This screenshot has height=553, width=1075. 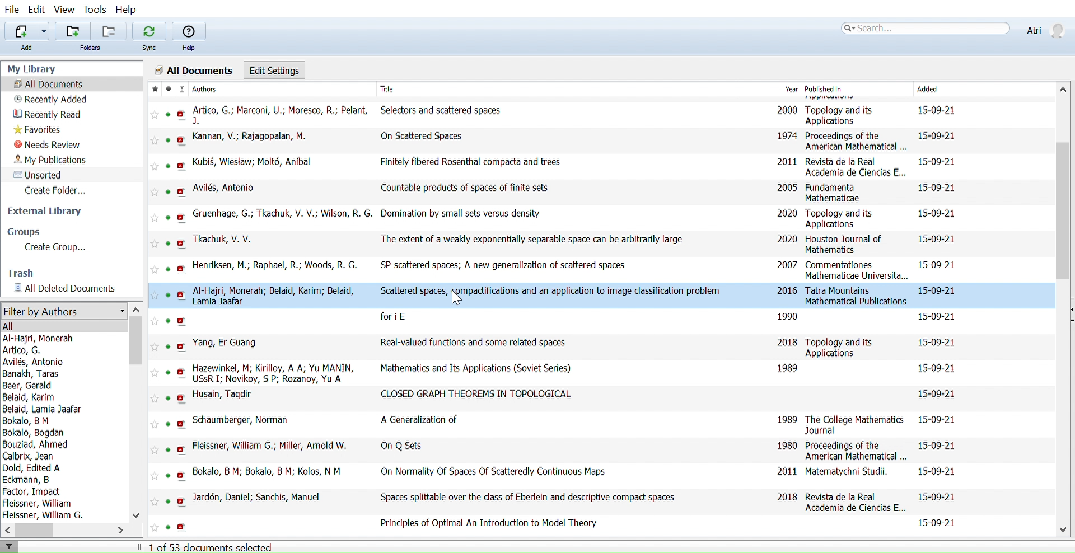 I want to click on reading status, so click(x=167, y=449).